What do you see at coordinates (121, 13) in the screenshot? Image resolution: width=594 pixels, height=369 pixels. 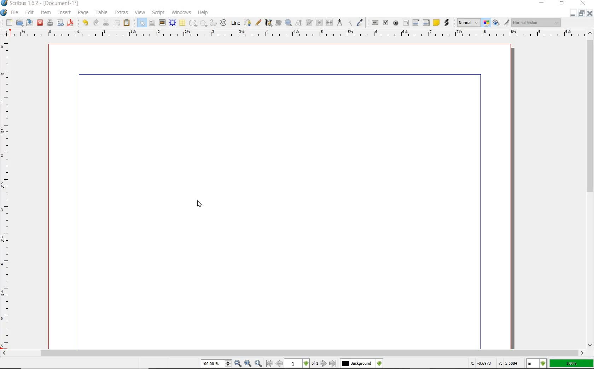 I see `EXTRAS` at bounding box center [121, 13].